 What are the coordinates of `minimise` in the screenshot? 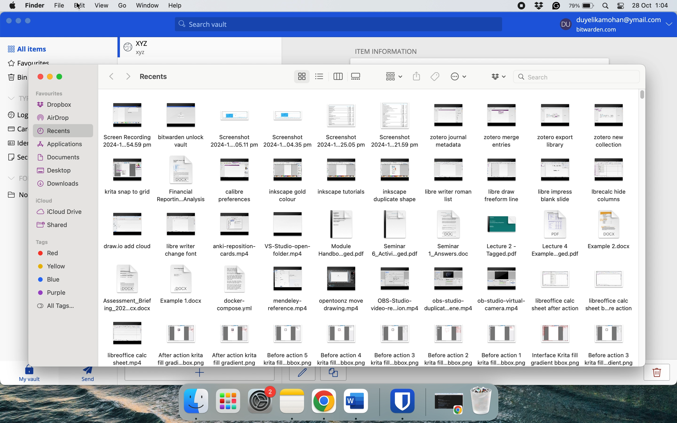 It's located at (19, 20).